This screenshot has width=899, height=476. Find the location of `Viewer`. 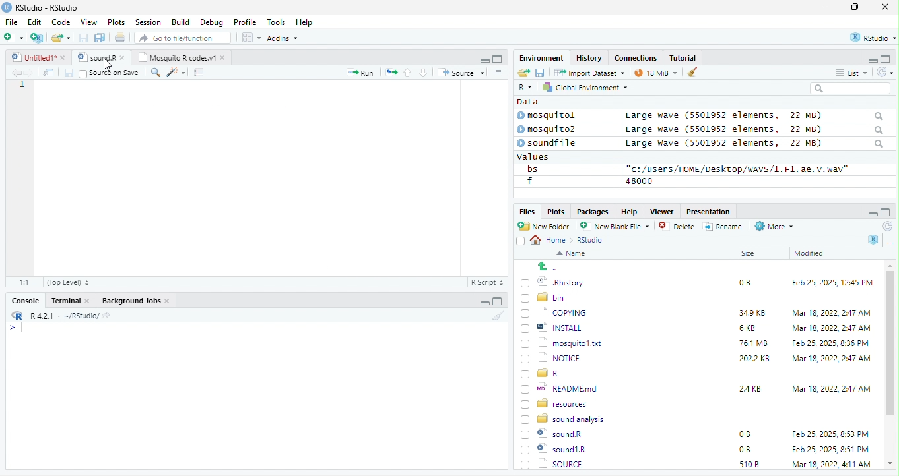

Viewer is located at coordinates (660, 212).